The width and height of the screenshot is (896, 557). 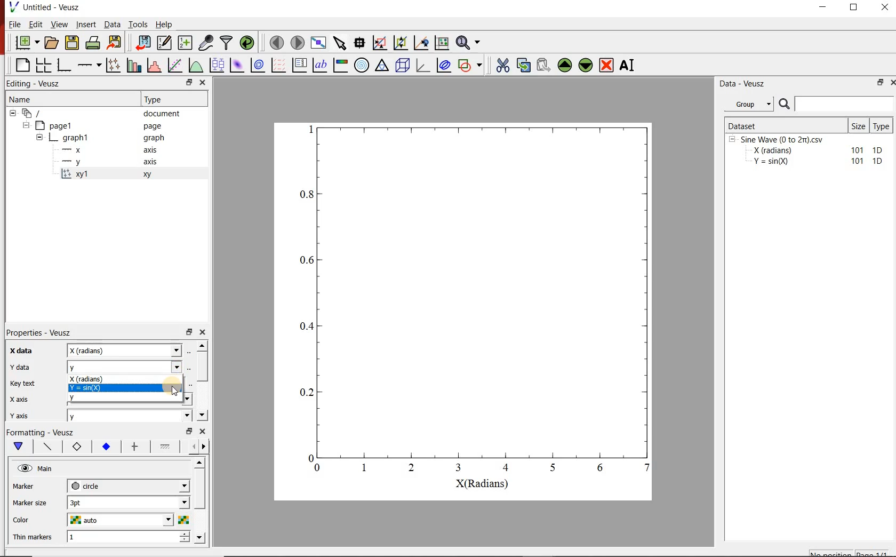 What do you see at coordinates (165, 448) in the screenshot?
I see `options` at bounding box center [165, 448].